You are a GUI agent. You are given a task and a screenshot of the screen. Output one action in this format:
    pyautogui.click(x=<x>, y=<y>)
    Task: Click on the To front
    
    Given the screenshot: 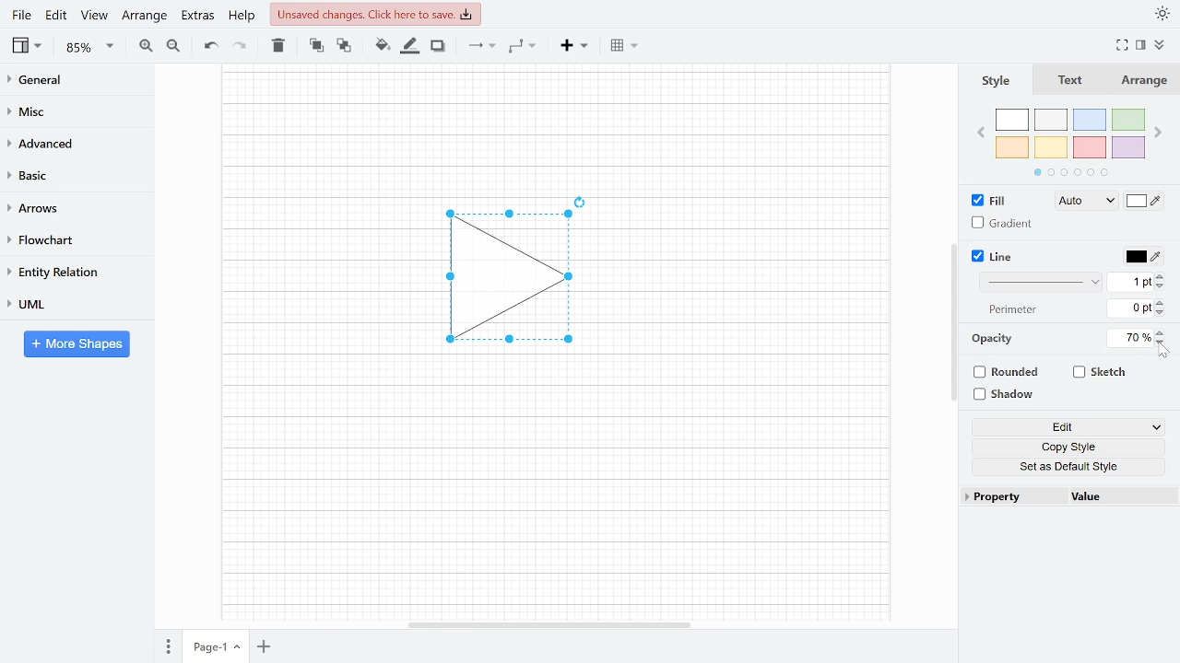 What is the action you would take?
    pyautogui.click(x=316, y=45)
    